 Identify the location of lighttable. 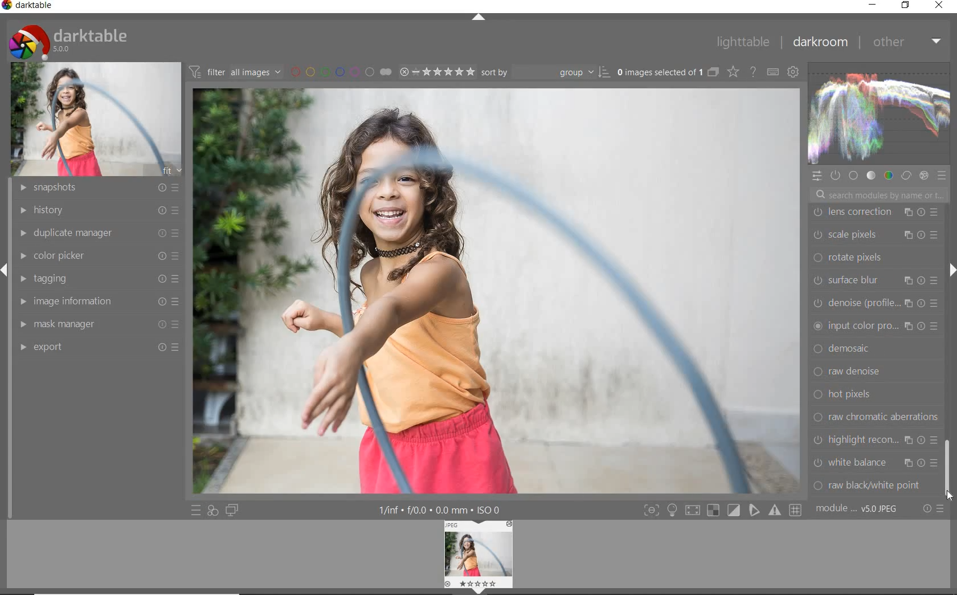
(742, 43).